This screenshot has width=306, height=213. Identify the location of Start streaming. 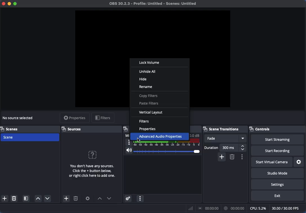
(279, 140).